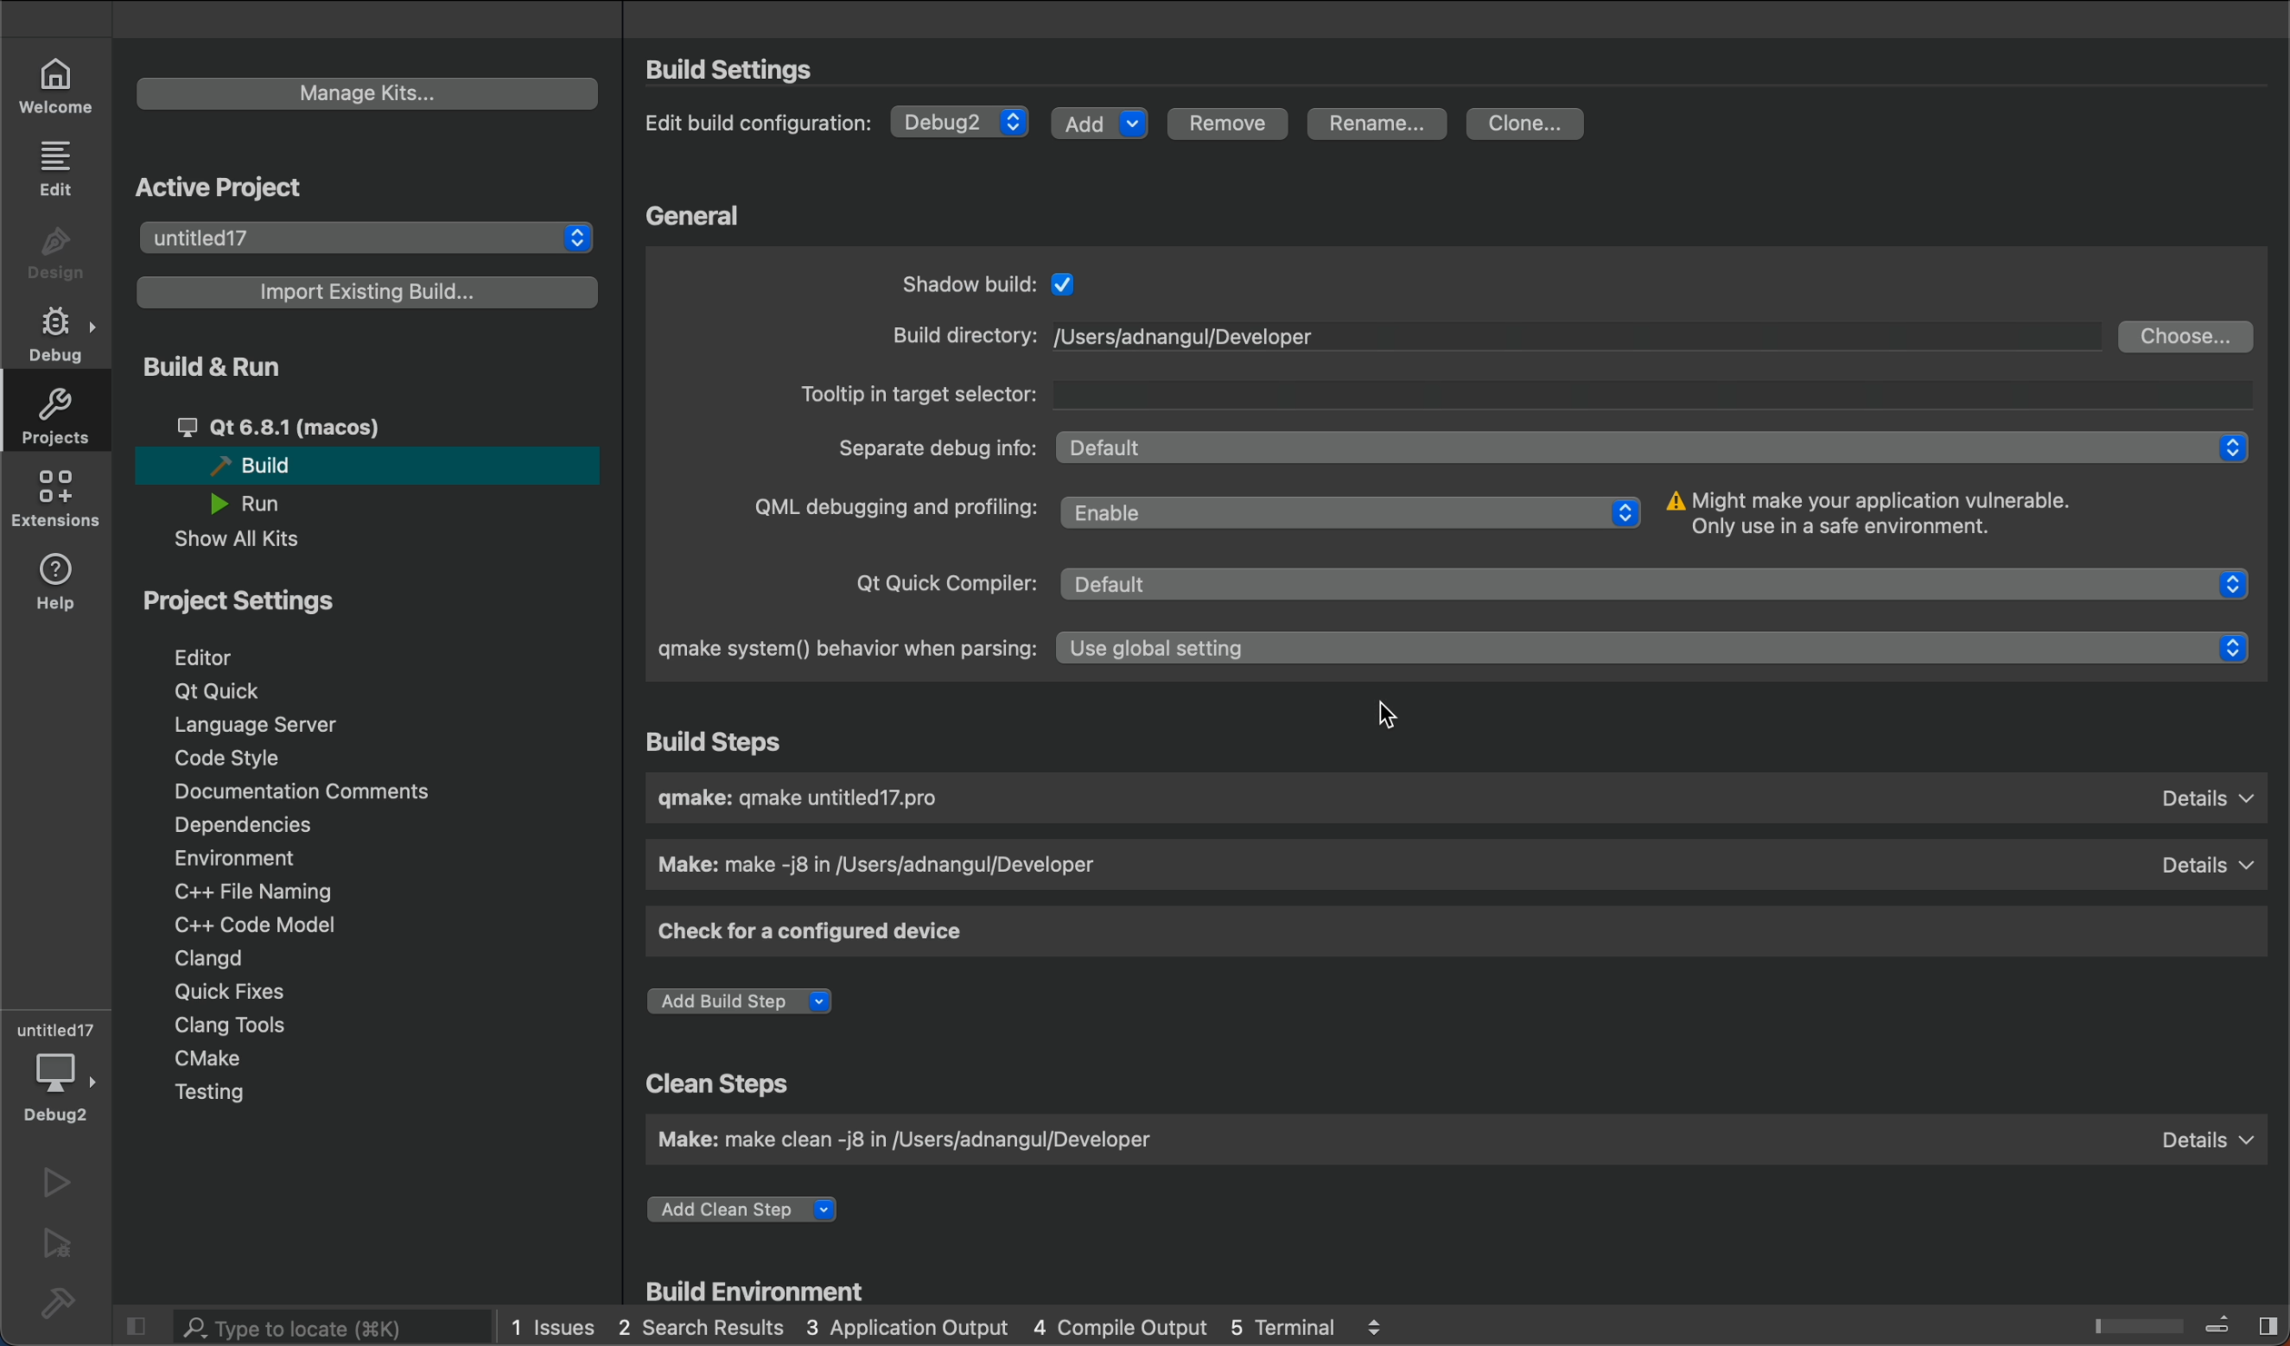 This screenshot has width=2290, height=1346. Describe the element at coordinates (1368, 716) in the screenshot. I see `cursor` at that location.